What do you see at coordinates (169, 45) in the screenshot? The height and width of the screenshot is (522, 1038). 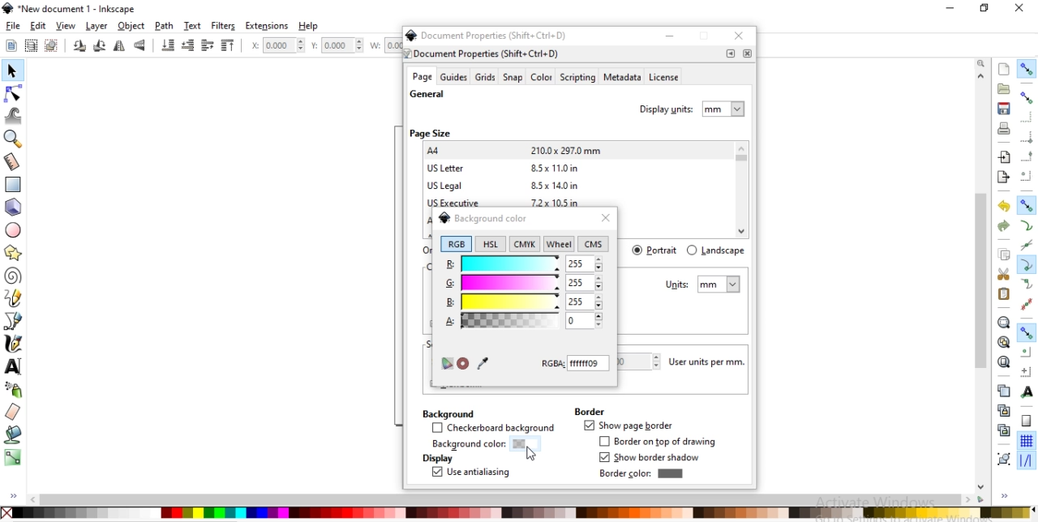 I see `lower selection to bottom` at bounding box center [169, 45].